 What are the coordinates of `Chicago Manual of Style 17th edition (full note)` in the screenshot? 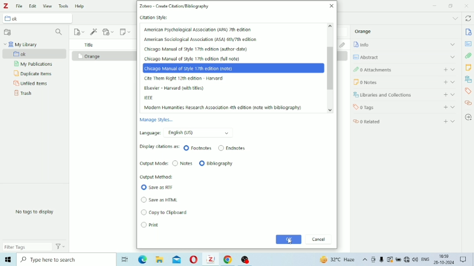 It's located at (193, 59).